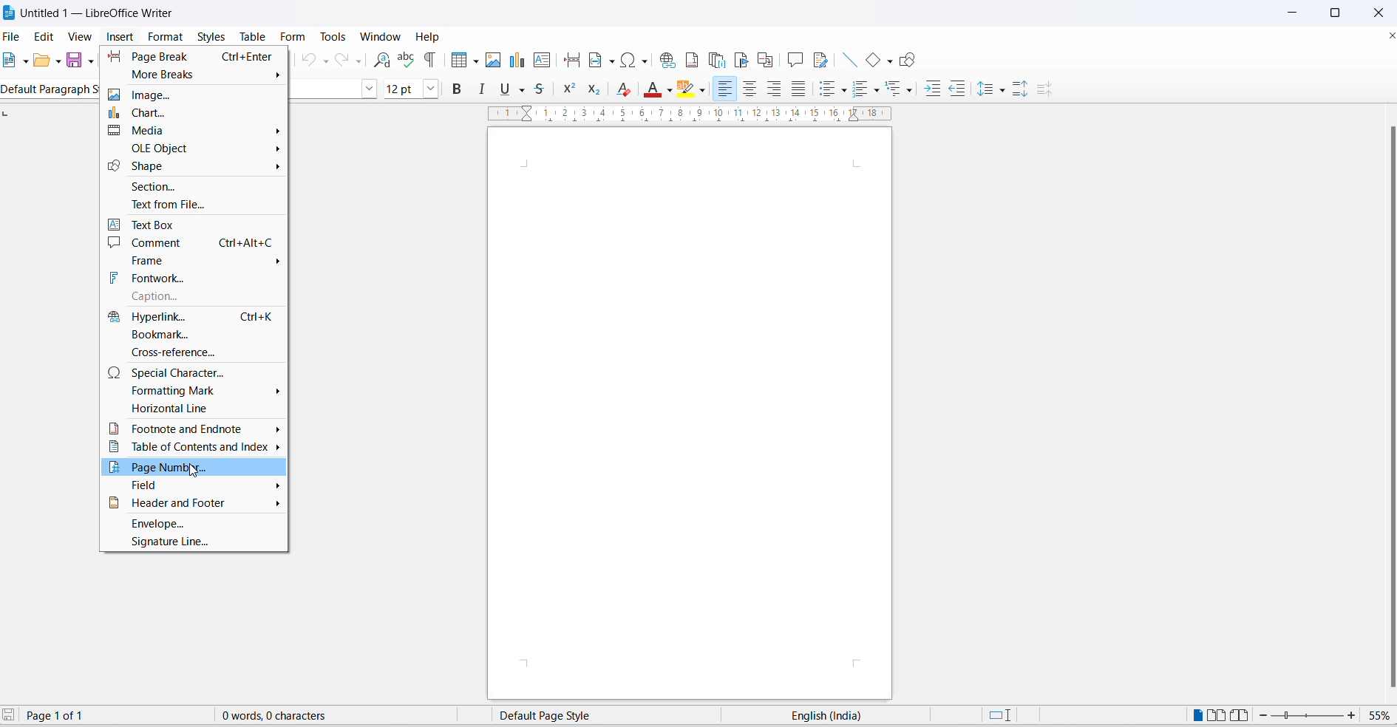  I want to click on open options, so click(58, 62).